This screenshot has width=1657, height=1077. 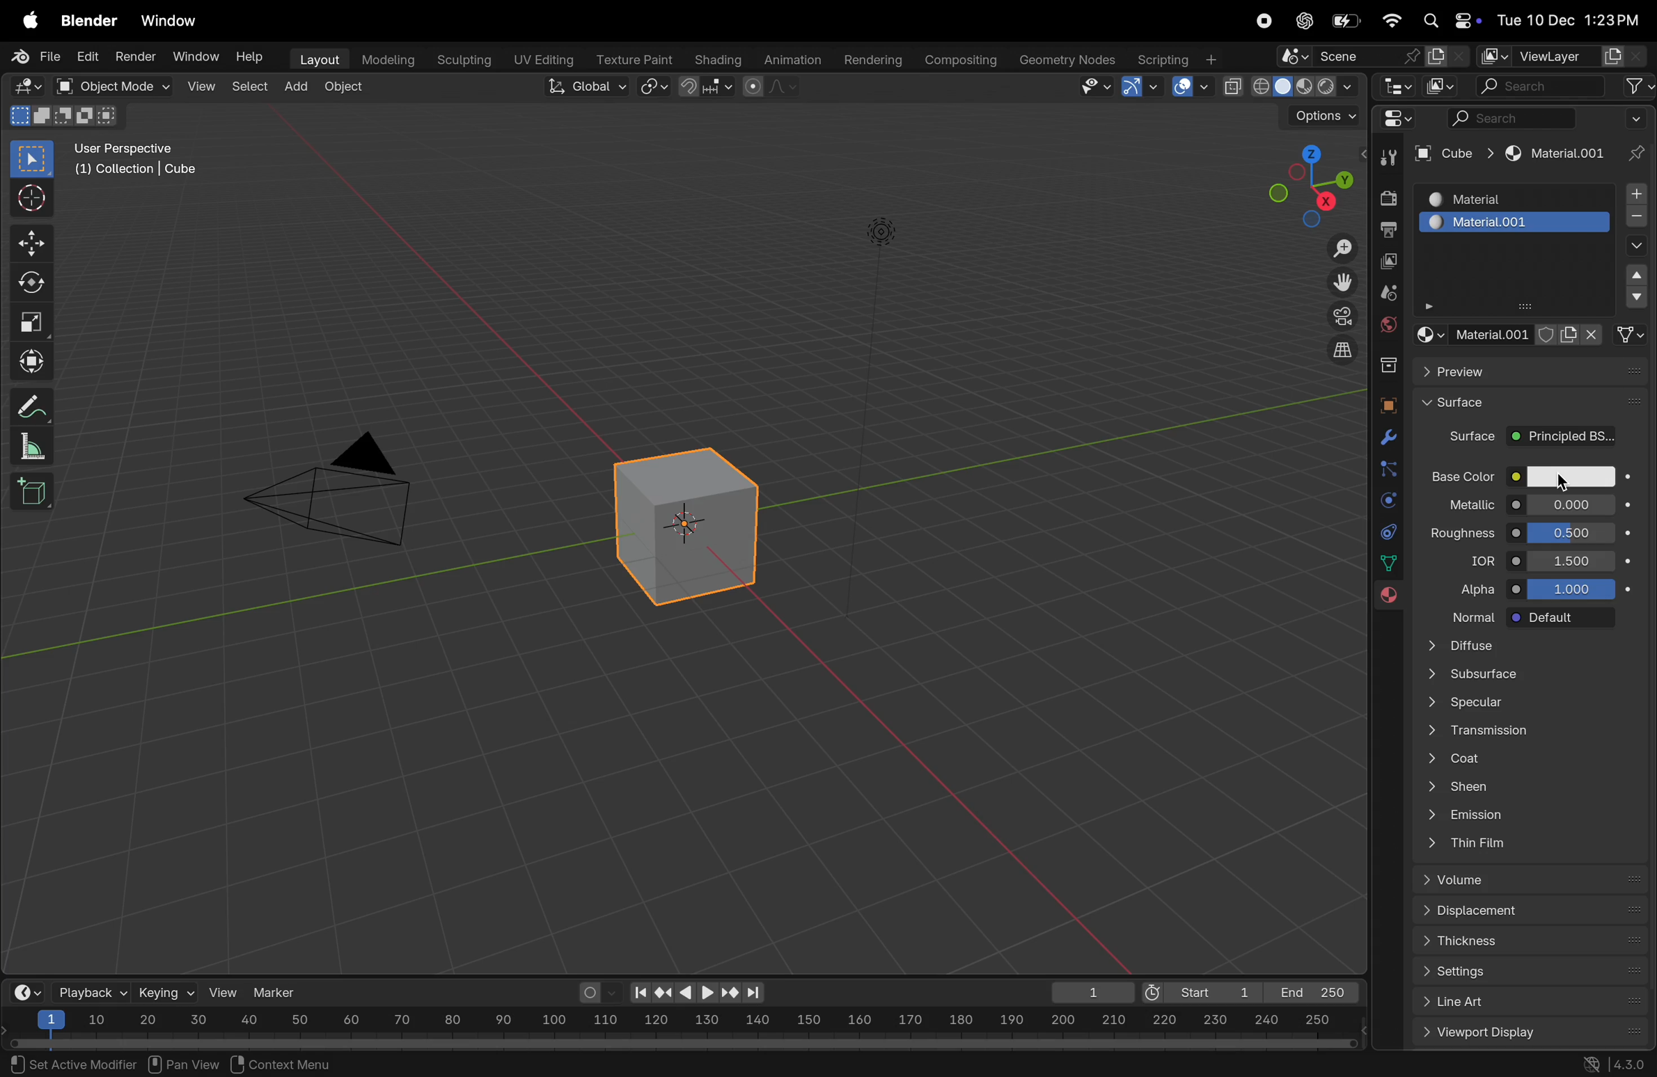 What do you see at coordinates (1522, 676) in the screenshot?
I see `subsurface` at bounding box center [1522, 676].